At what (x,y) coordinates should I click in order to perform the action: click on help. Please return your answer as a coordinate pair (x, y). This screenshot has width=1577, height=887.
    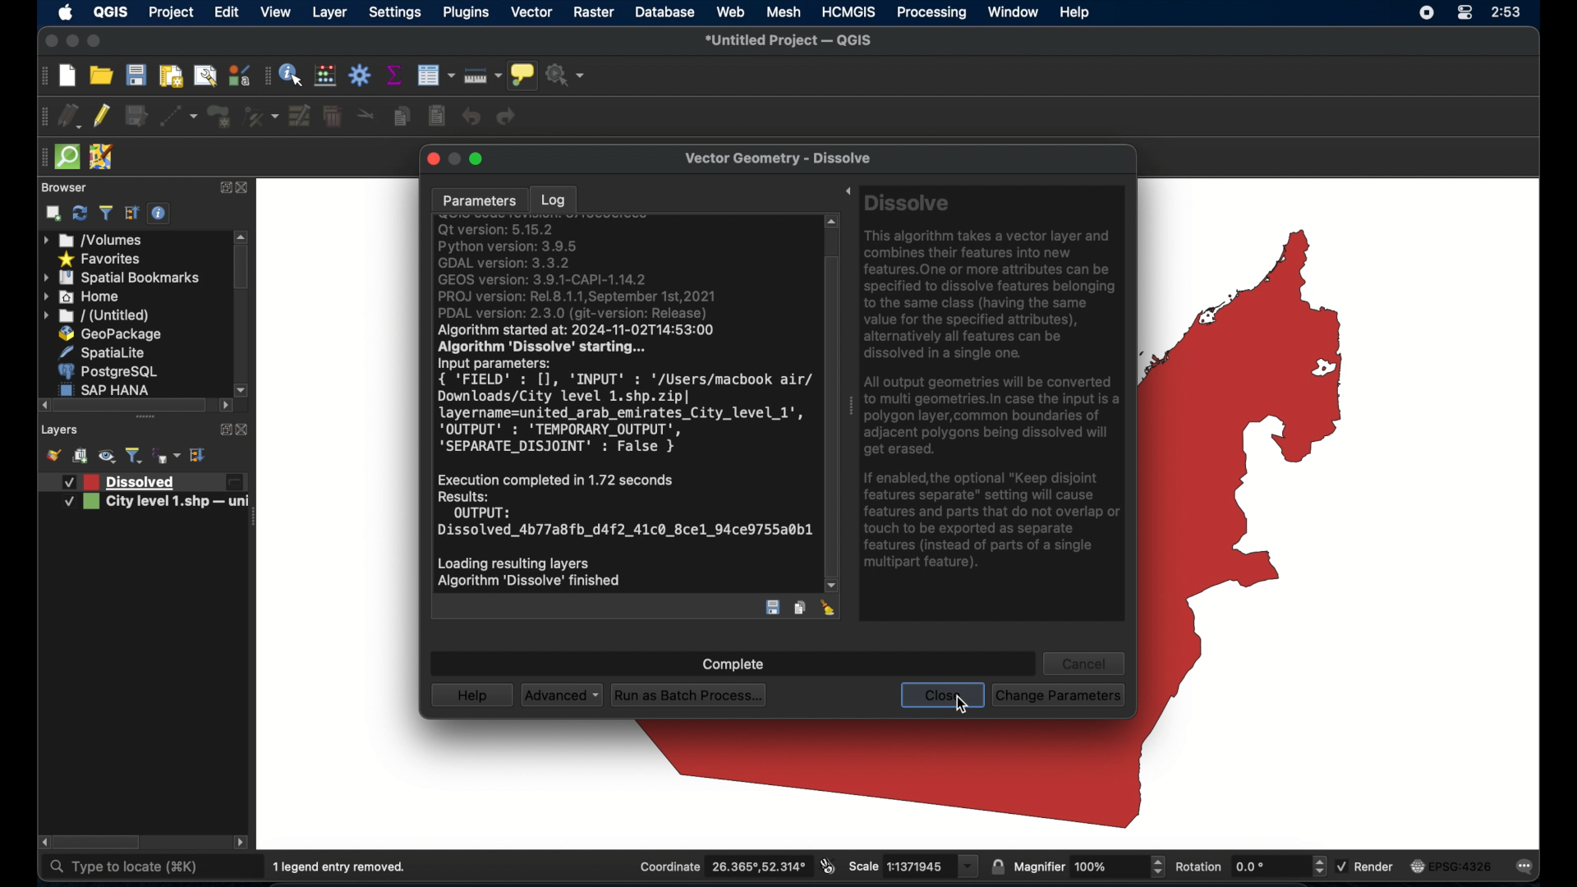
    Looking at the image, I should click on (1077, 13).